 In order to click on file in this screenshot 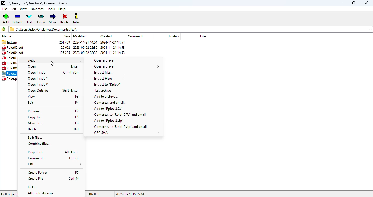, I will do `click(5, 9)`.